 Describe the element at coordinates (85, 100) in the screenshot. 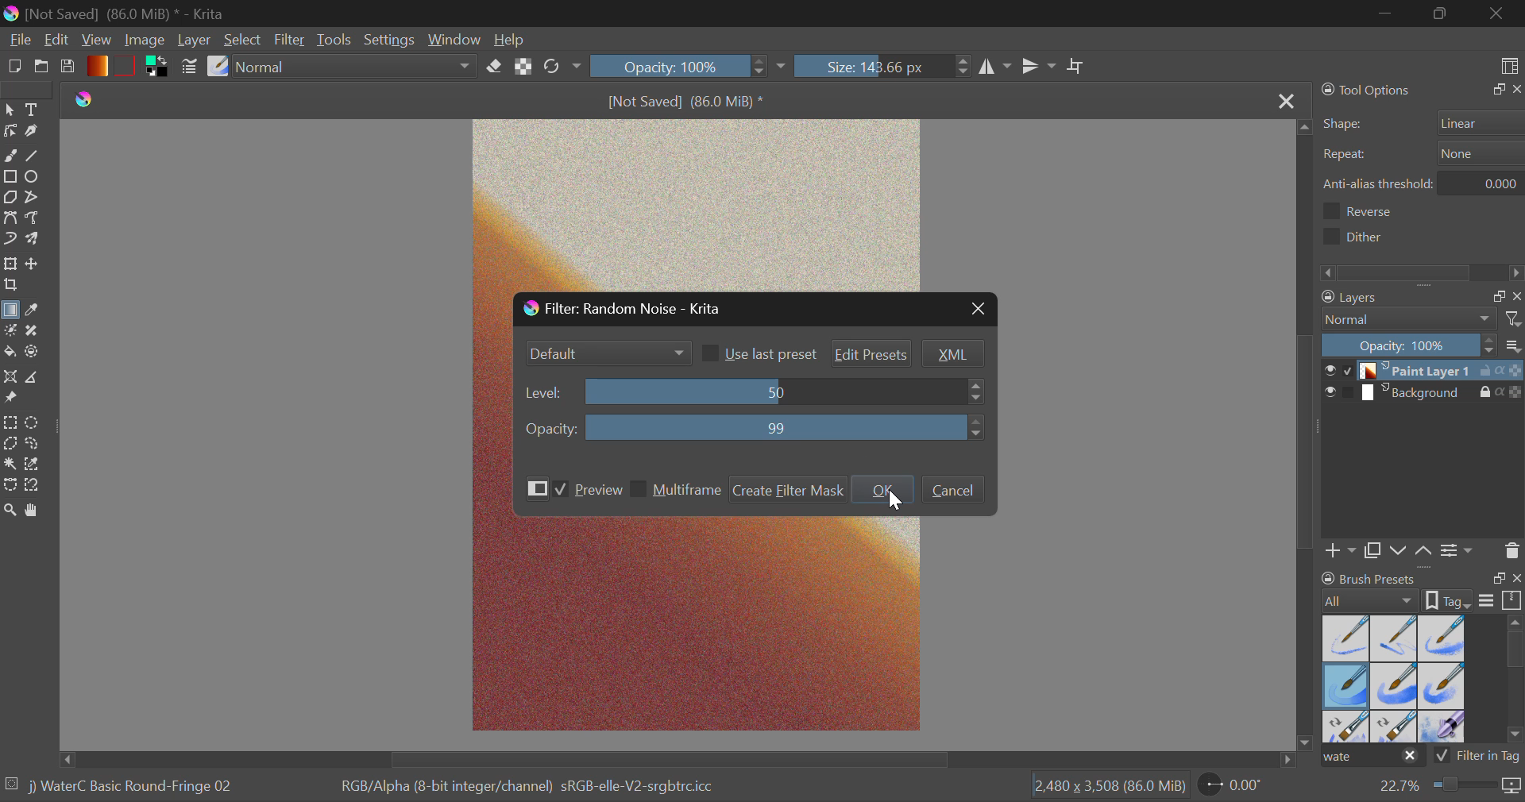

I see `logo` at that location.